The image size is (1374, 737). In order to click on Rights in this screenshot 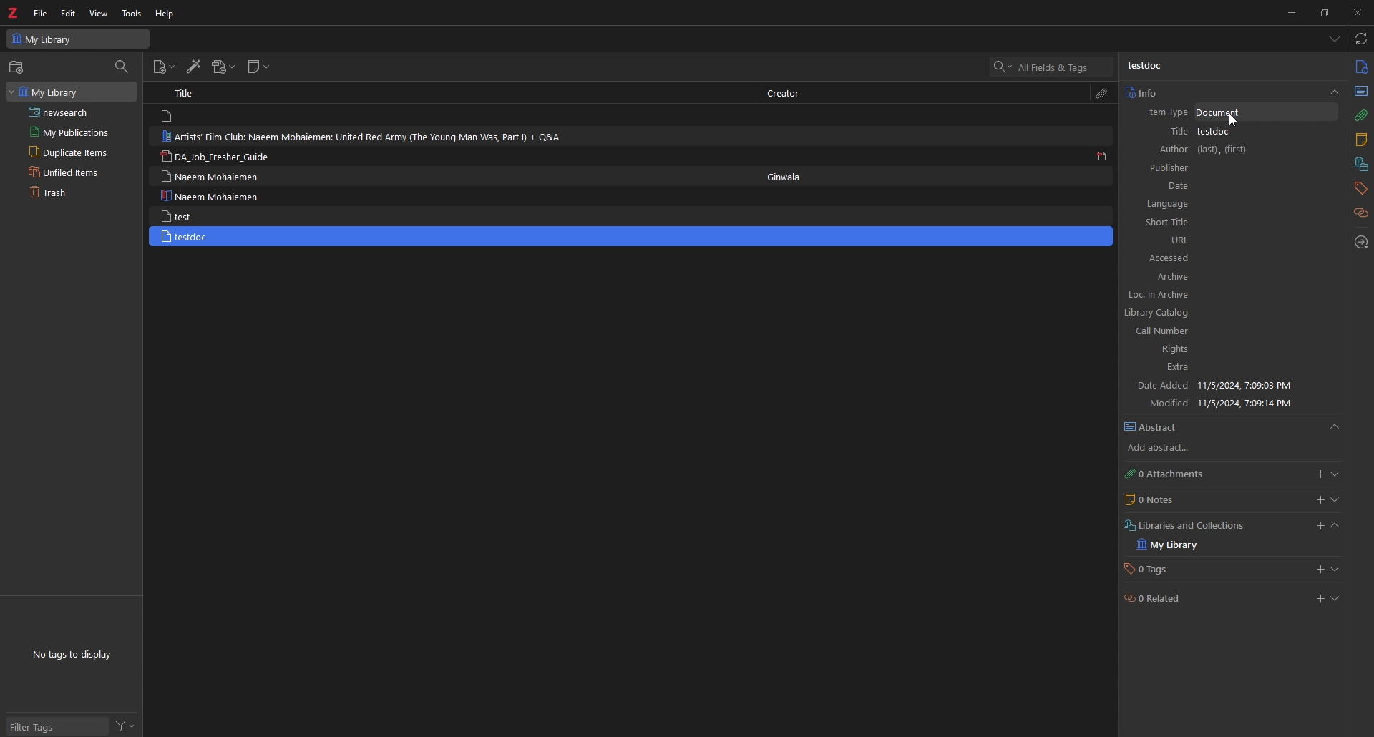, I will do `click(1228, 349)`.